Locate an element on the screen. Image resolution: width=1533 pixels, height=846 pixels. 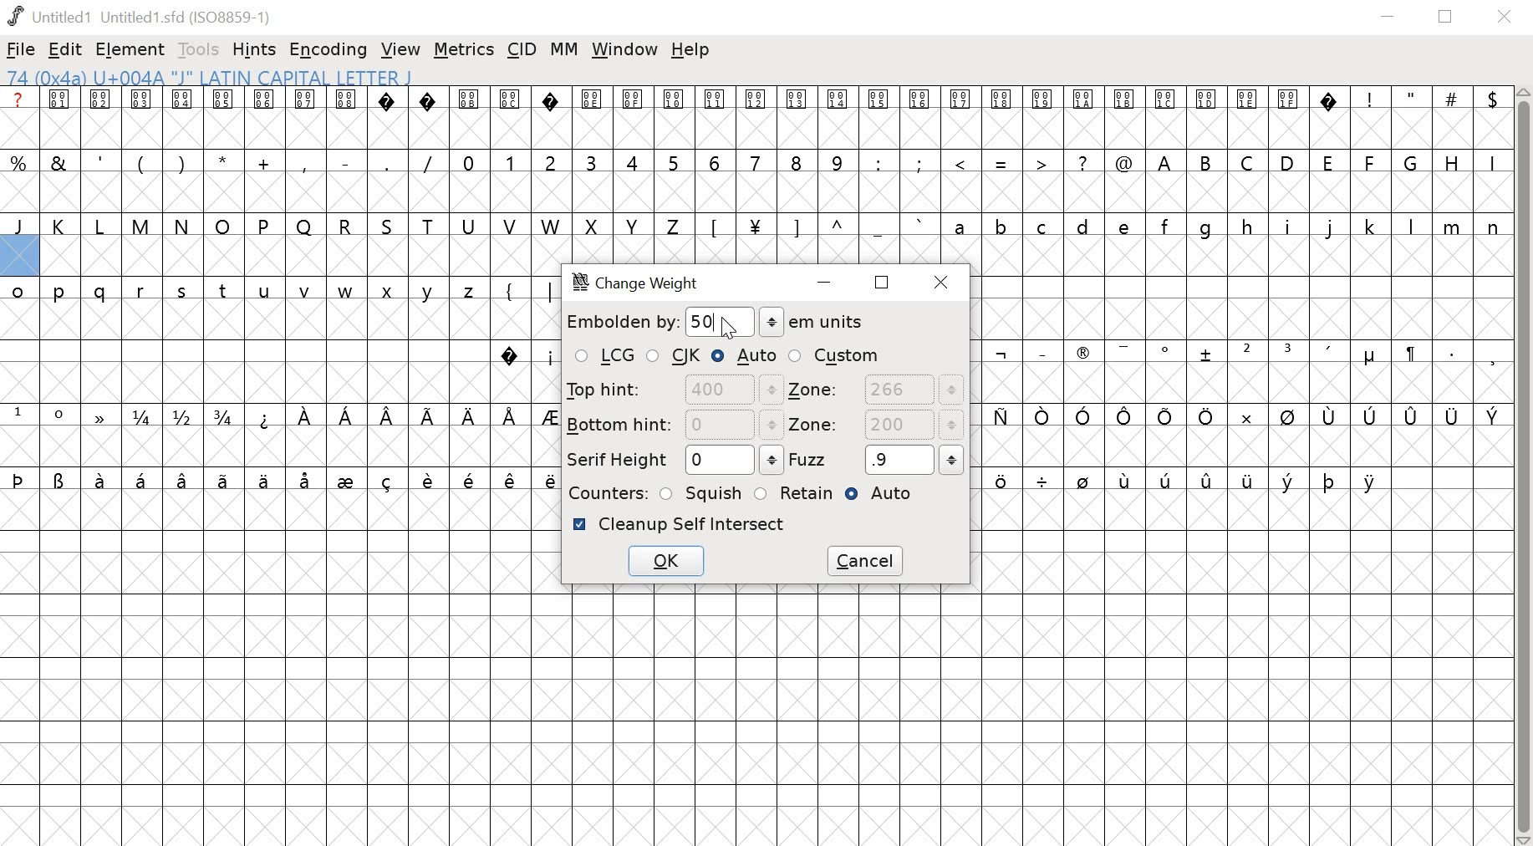
special characters is located at coordinates (998, 165).